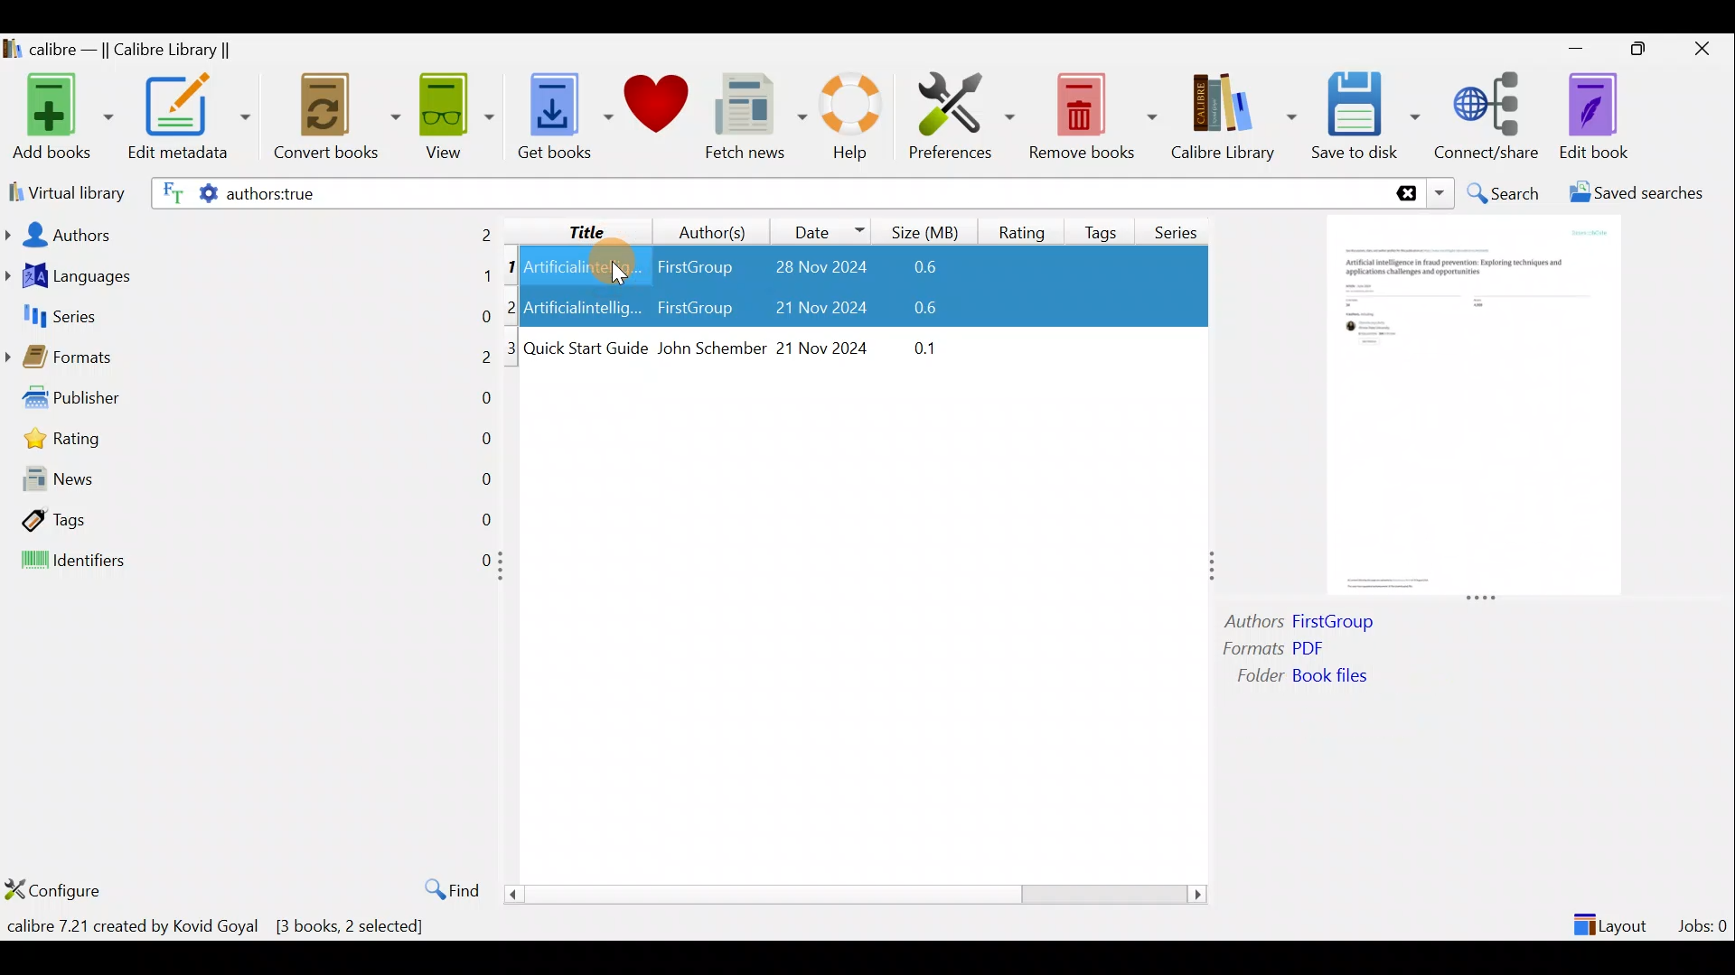 The width and height of the screenshot is (1735, 975). Describe the element at coordinates (585, 310) in the screenshot. I see `Artificial intellig` at that location.